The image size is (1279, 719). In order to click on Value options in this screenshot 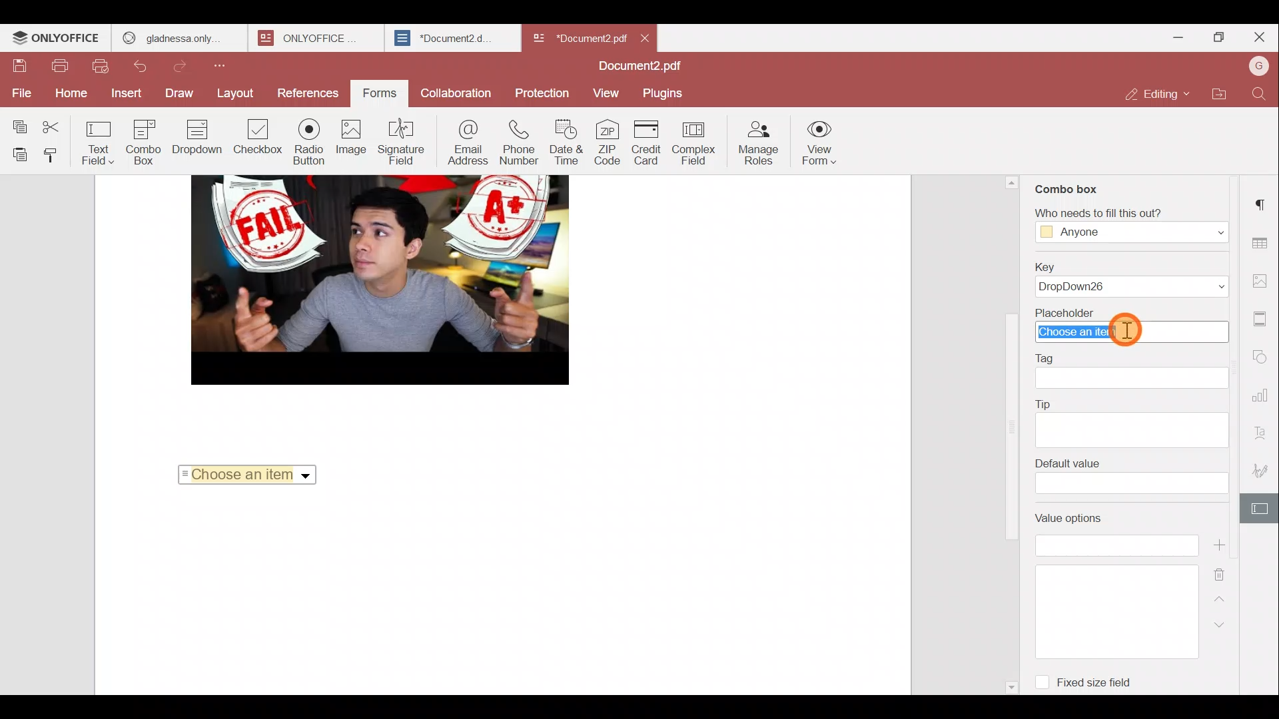, I will do `click(1107, 585)`.